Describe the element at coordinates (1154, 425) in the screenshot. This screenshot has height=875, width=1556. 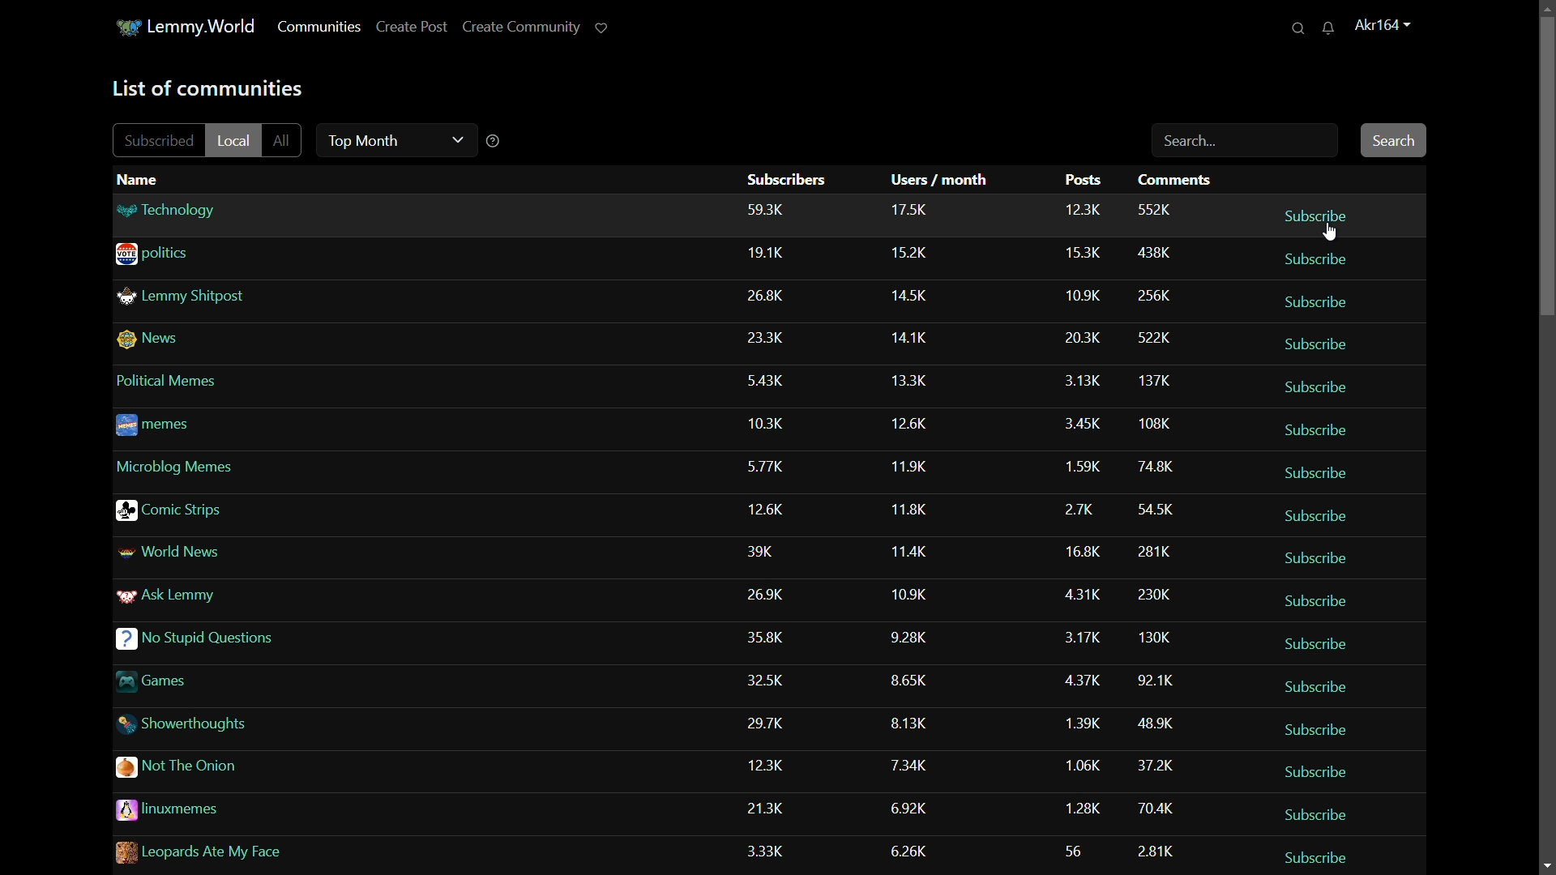
I see `comments` at that location.